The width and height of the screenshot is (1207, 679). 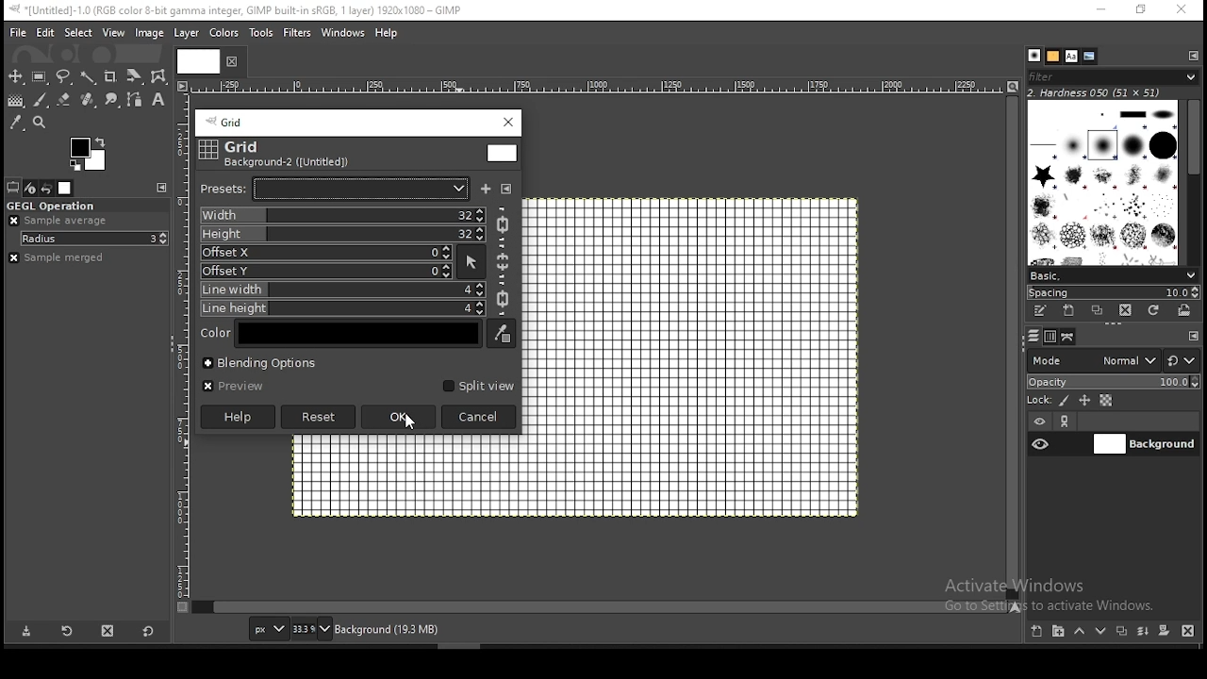 What do you see at coordinates (409, 423) in the screenshot?
I see `mouse pointer` at bounding box center [409, 423].